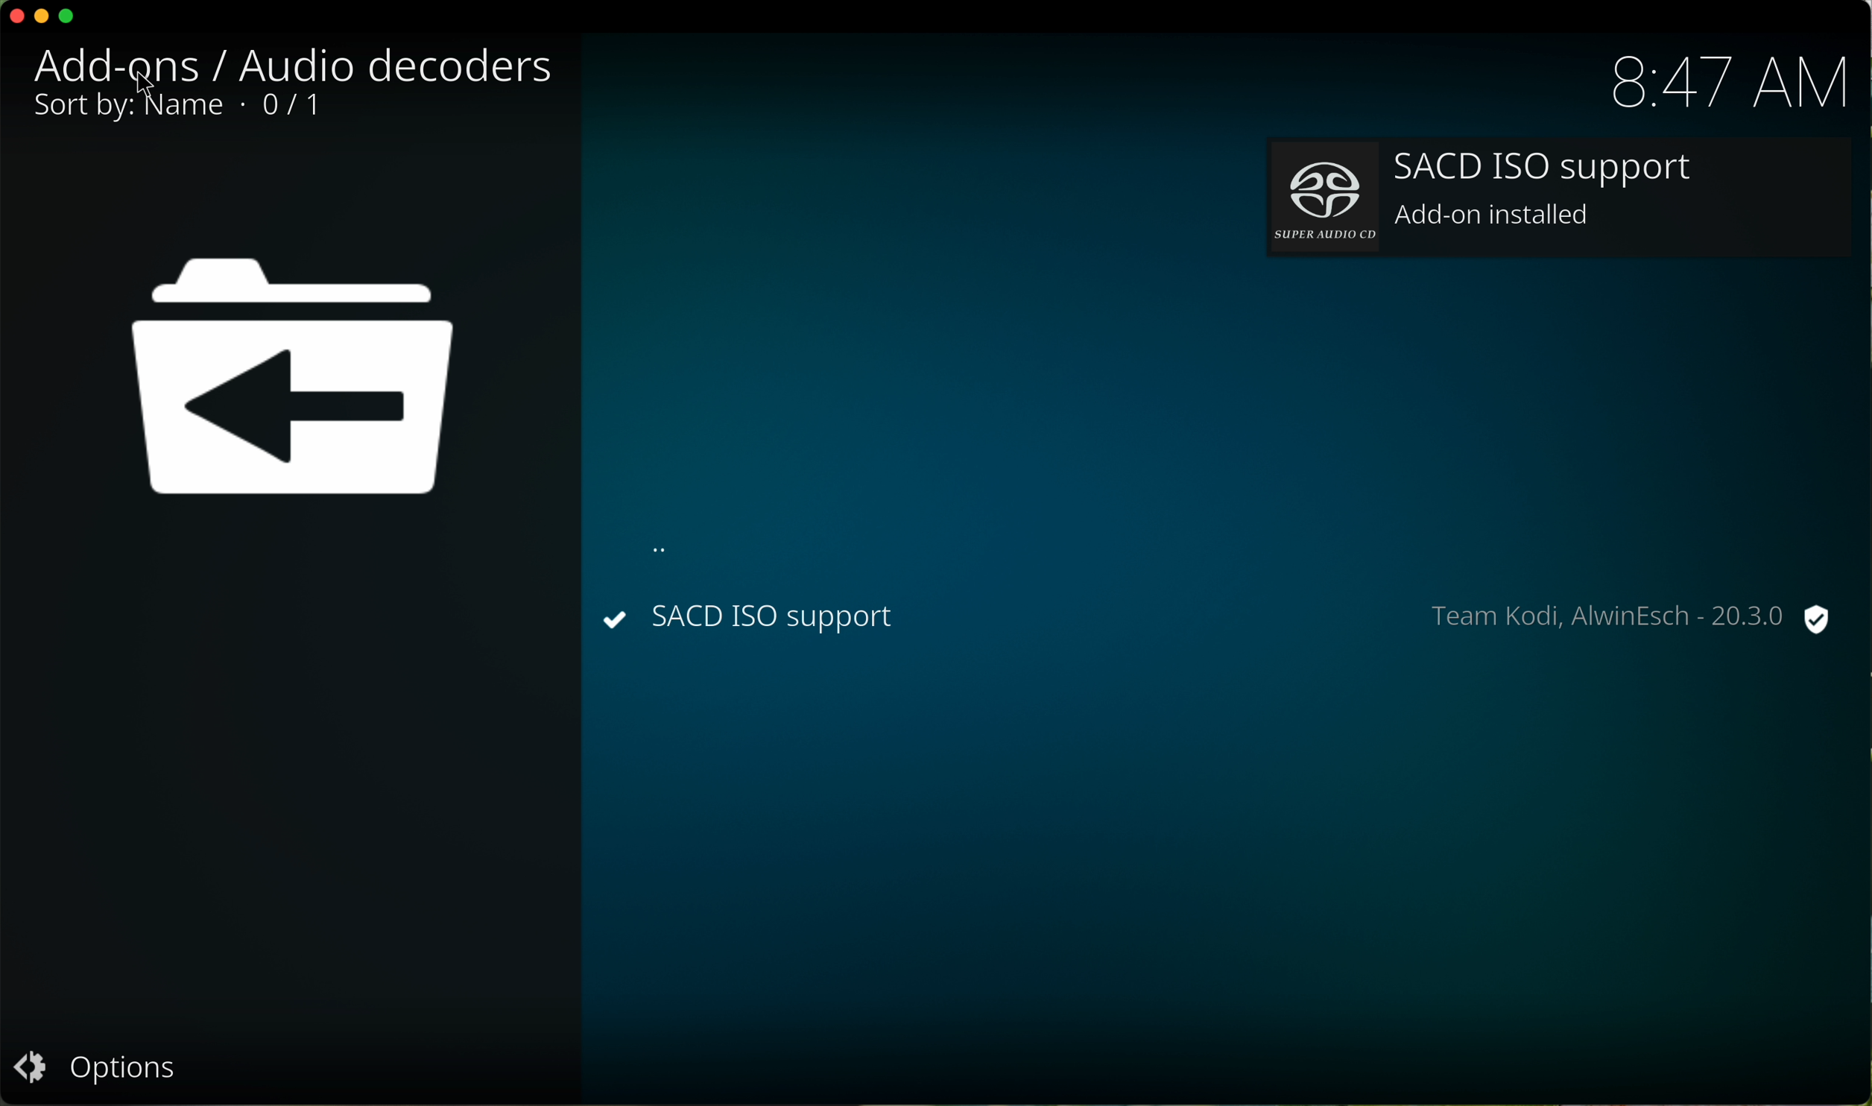 The height and width of the screenshot is (1106, 1872). Describe the element at coordinates (1219, 618) in the screenshot. I see `installed` at that location.